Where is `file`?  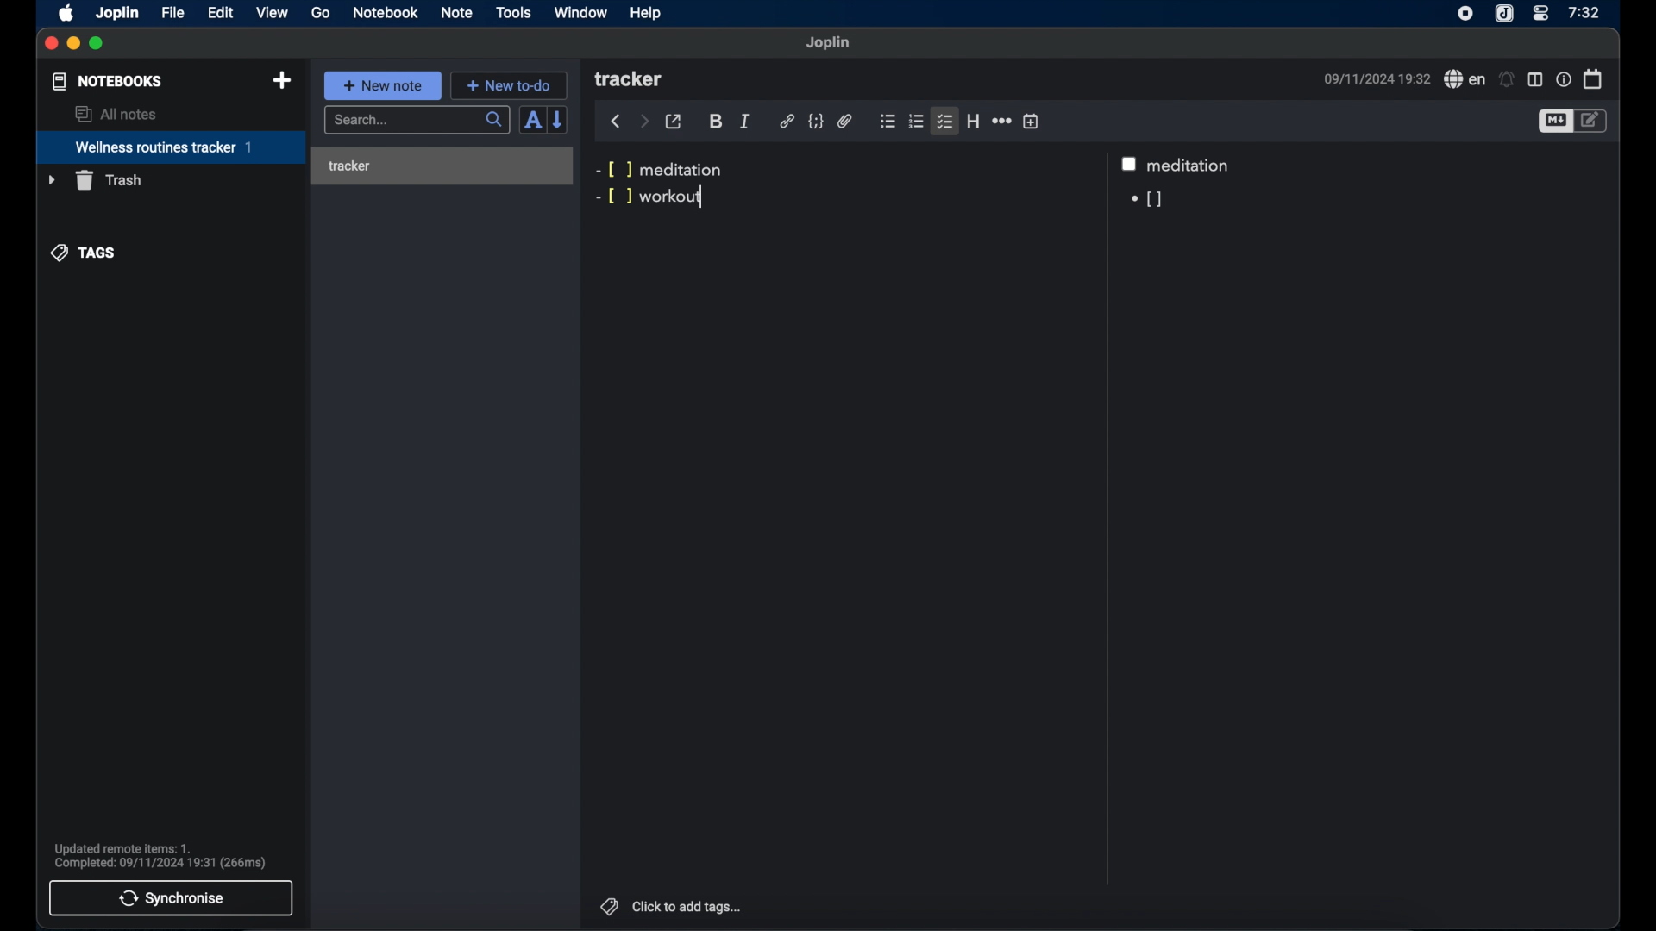 file is located at coordinates (172, 12).